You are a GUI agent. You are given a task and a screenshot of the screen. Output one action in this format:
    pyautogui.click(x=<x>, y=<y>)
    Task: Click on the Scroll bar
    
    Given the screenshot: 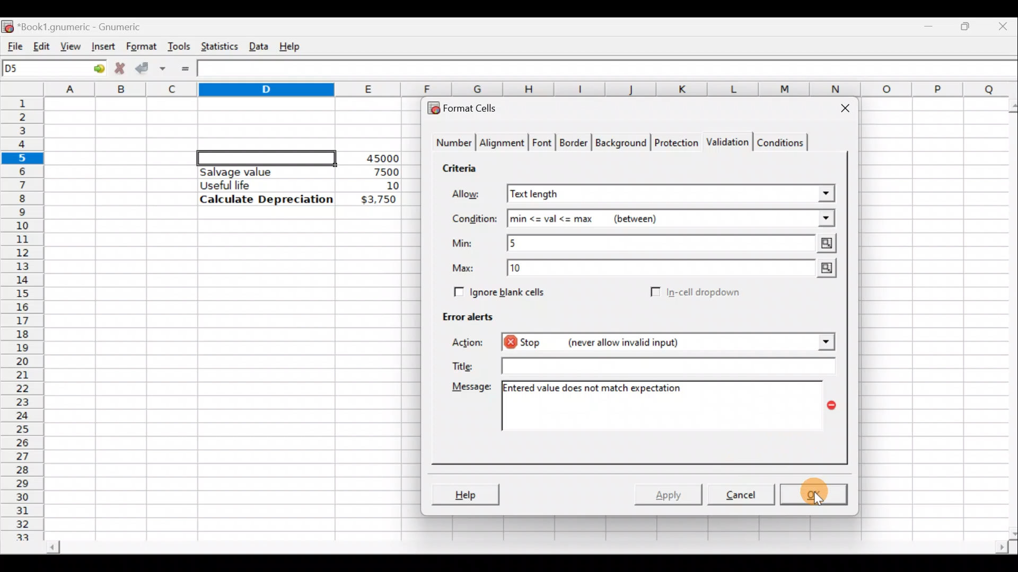 What is the action you would take?
    pyautogui.click(x=1006, y=317)
    